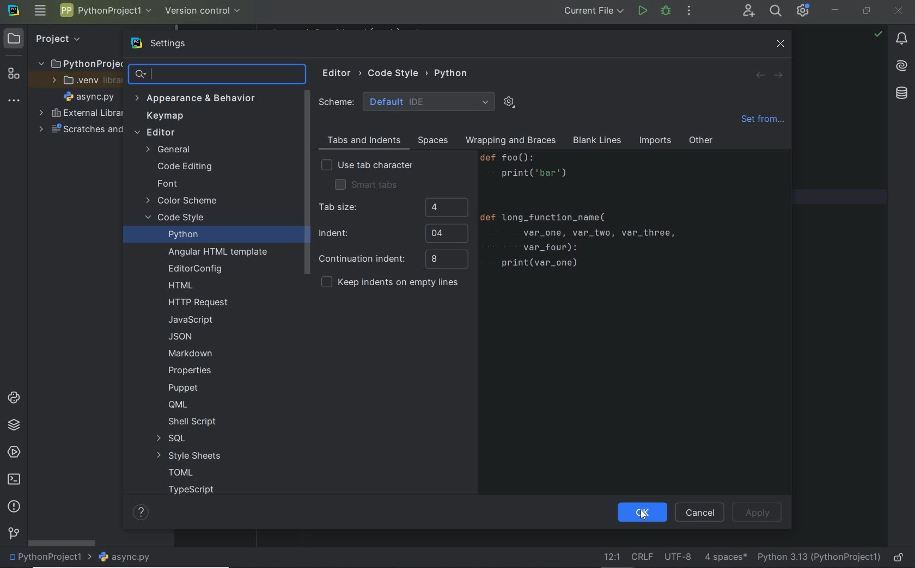 Image resolution: width=915 pixels, height=568 pixels. What do you see at coordinates (218, 74) in the screenshot?
I see `search settings` at bounding box center [218, 74].